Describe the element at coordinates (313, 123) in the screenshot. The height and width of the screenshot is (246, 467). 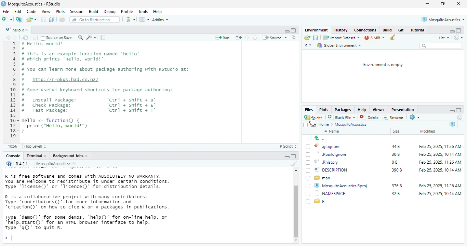
I see `cursor movement` at that location.